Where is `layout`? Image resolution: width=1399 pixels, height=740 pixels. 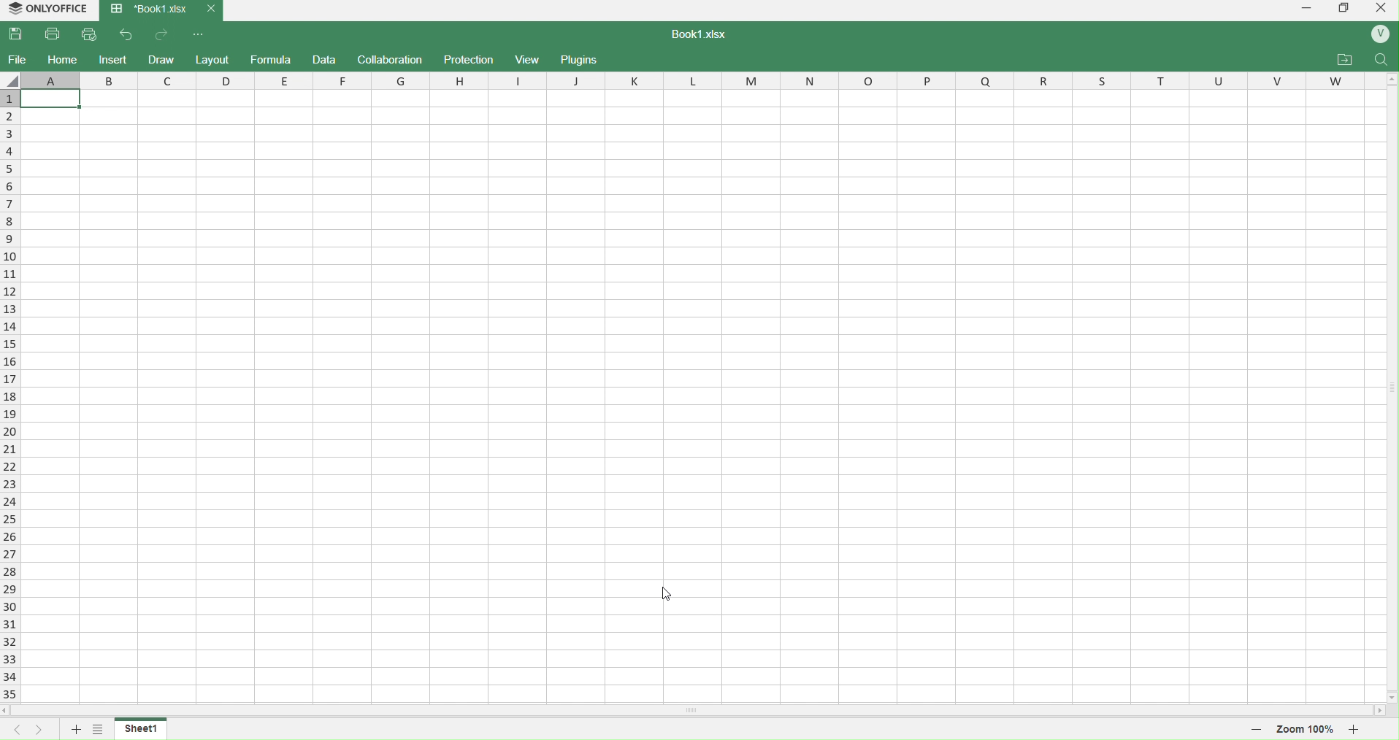
layout is located at coordinates (214, 58).